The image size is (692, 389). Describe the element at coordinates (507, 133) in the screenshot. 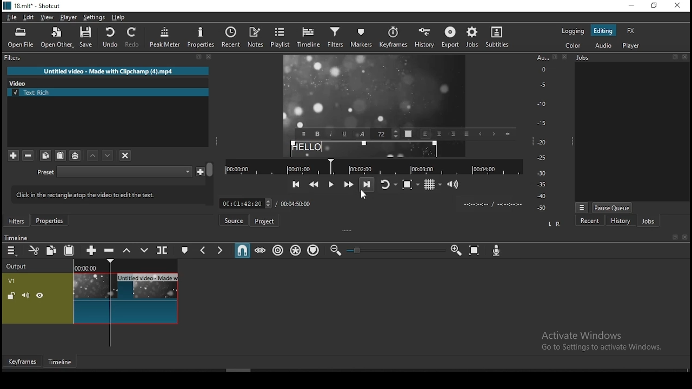

I see `Start` at that location.